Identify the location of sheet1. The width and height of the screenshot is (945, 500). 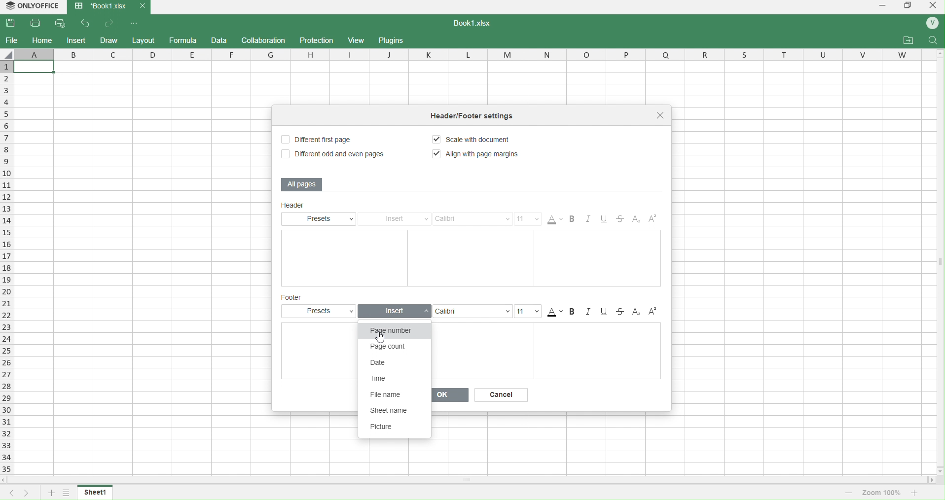
(96, 492).